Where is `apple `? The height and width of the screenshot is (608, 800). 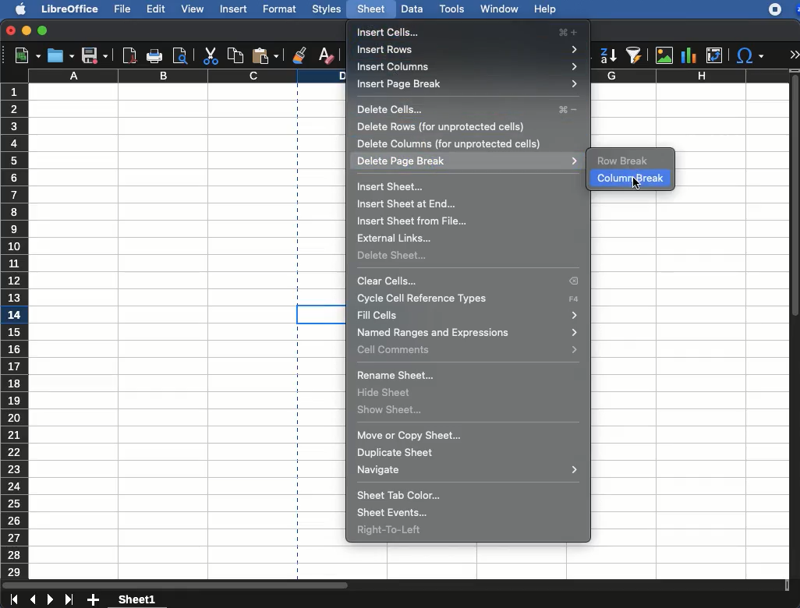 apple  is located at coordinates (16, 9).